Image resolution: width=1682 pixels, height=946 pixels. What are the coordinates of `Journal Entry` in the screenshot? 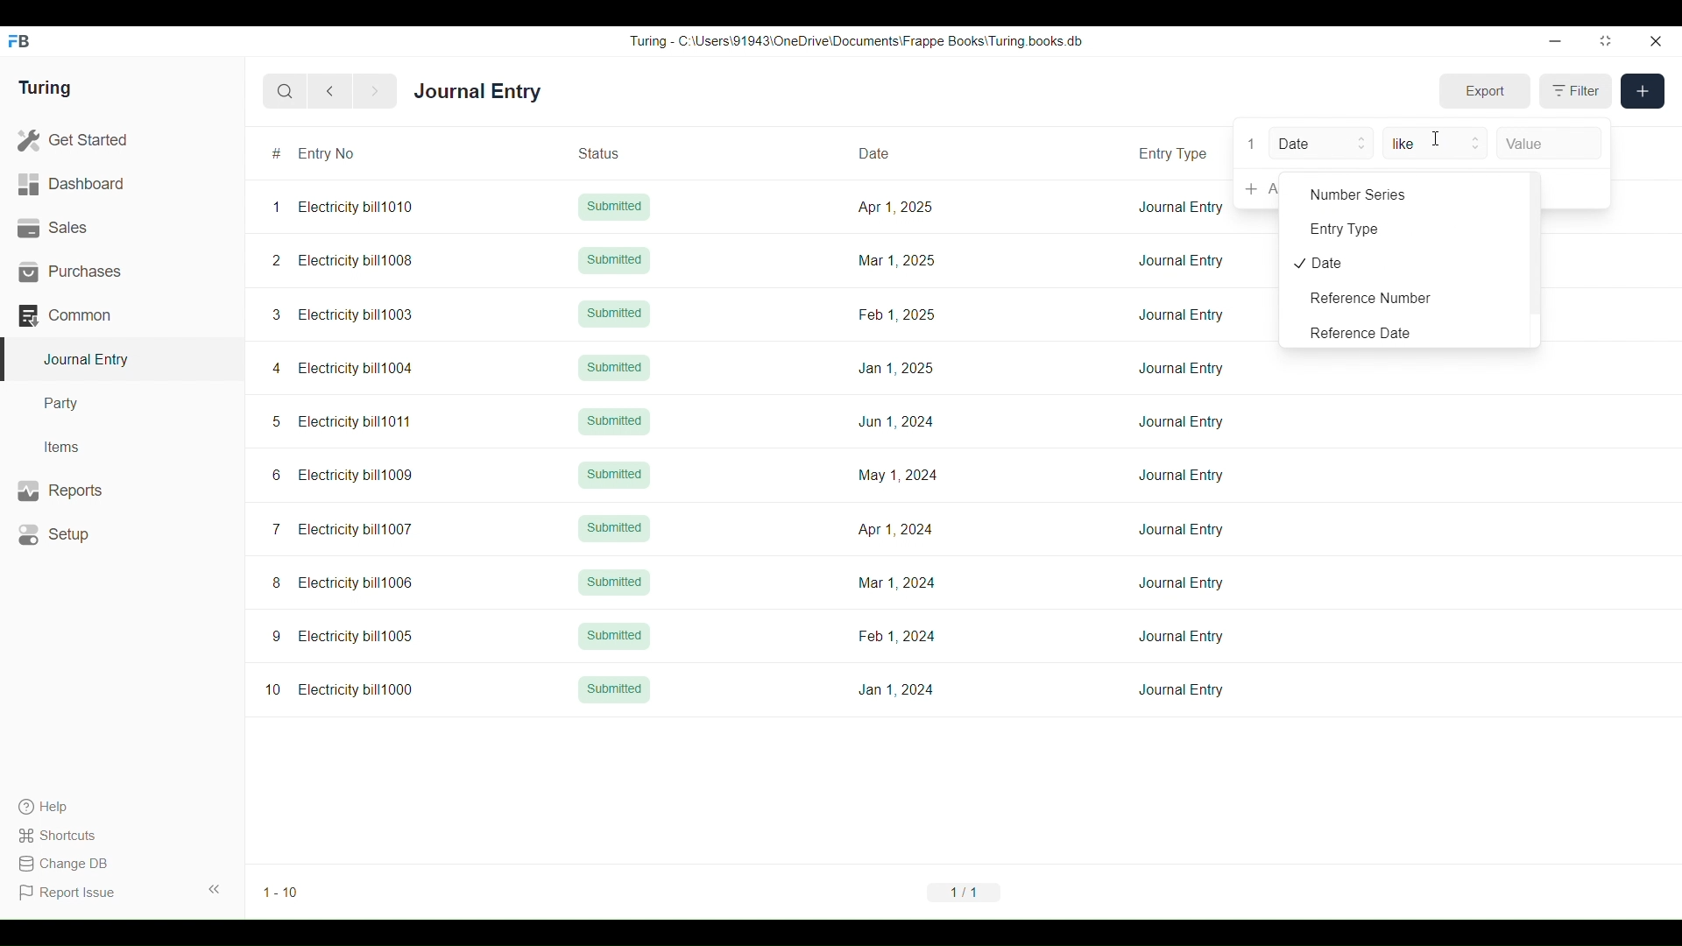 It's located at (1181, 367).